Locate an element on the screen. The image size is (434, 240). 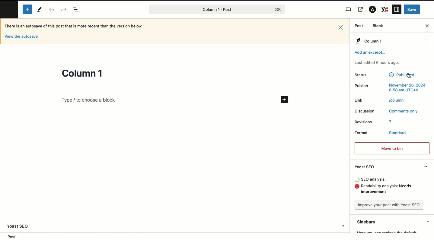
Autosave is located at coordinates (78, 27).